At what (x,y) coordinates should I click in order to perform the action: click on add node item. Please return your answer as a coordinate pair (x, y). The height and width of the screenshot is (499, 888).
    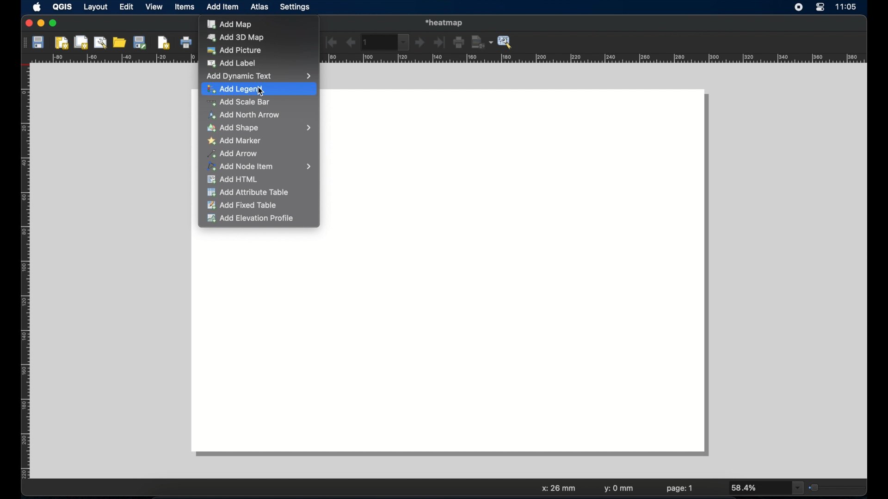
    Looking at the image, I should click on (260, 167).